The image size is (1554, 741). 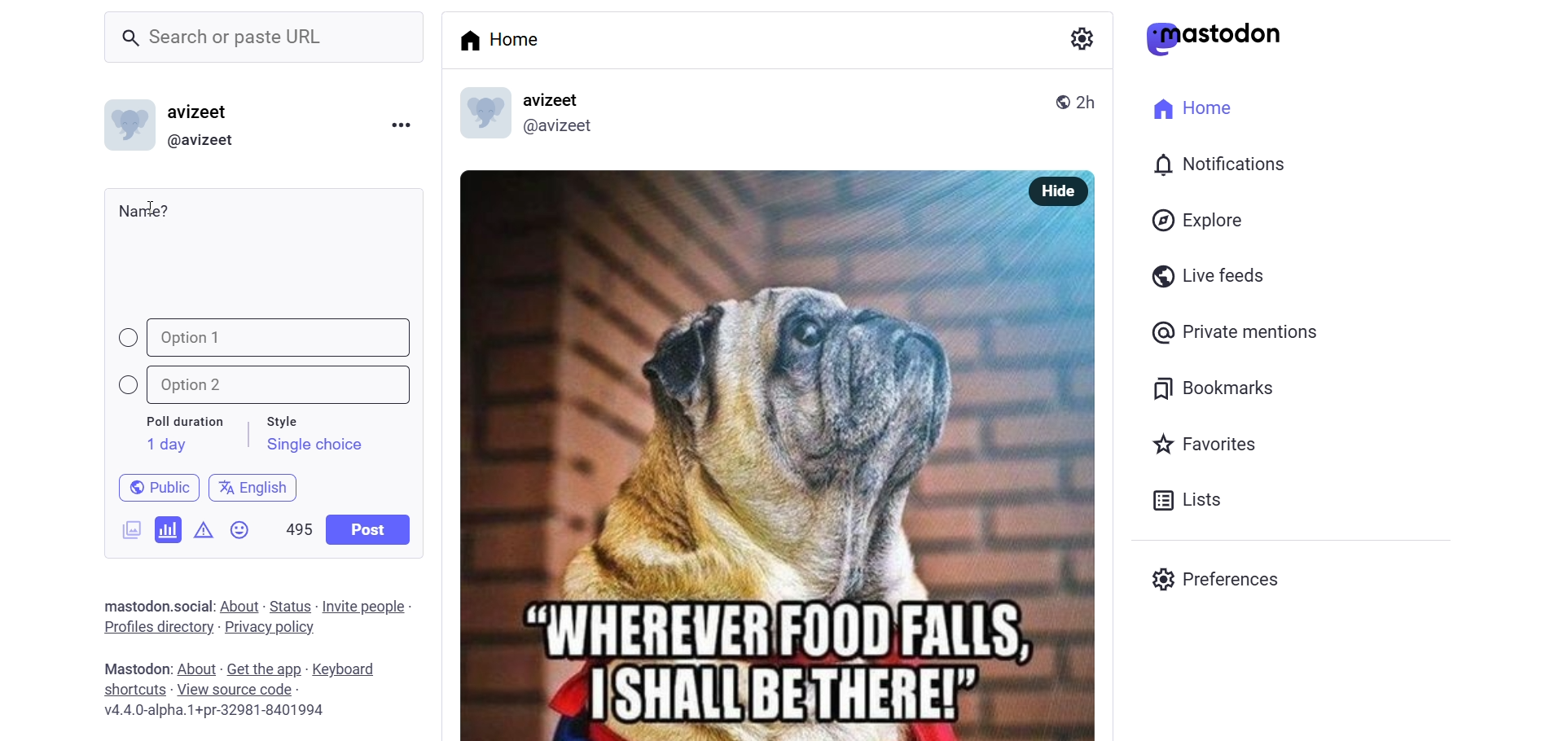 What do you see at coordinates (1201, 220) in the screenshot?
I see `explore` at bounding box center [1201, 220].